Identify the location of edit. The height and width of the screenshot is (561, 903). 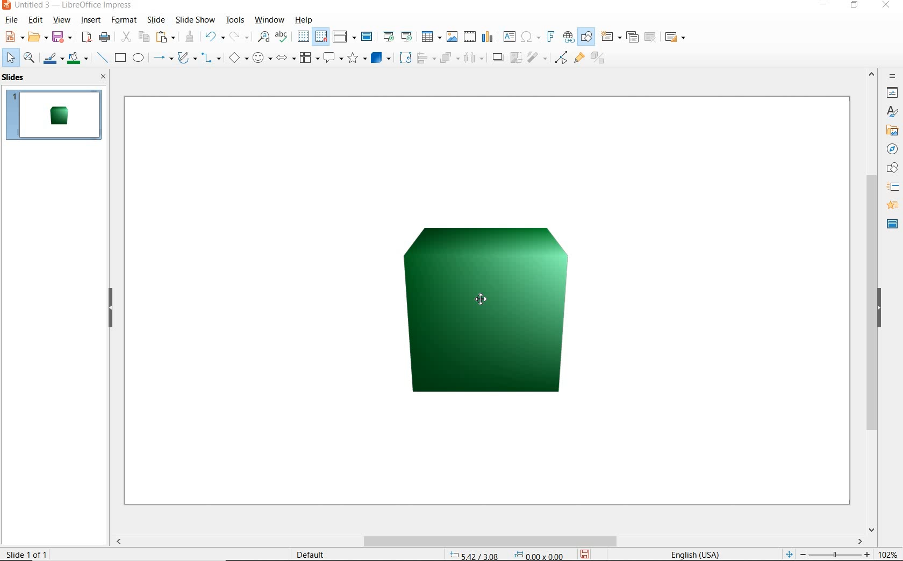
(35, 20).